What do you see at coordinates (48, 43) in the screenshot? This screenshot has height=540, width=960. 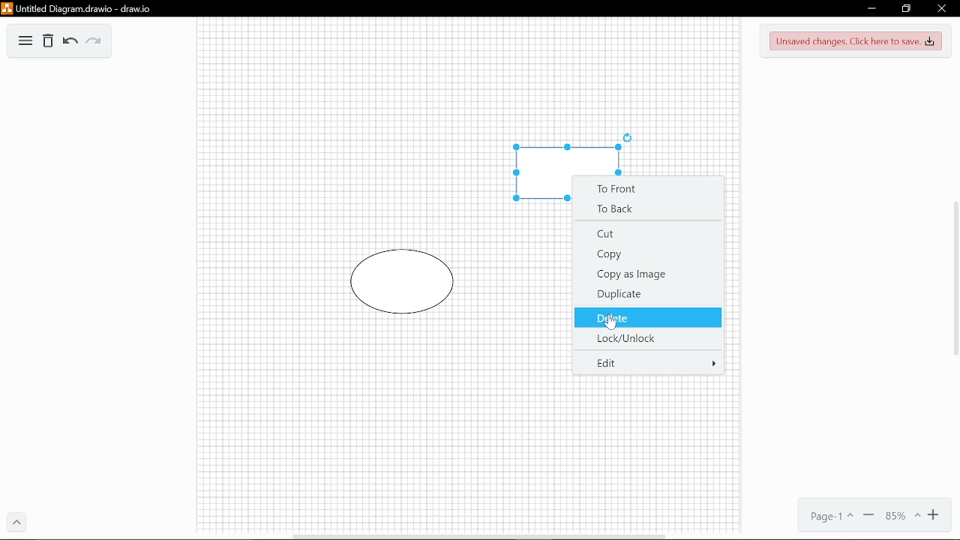 I see `Delete` at bounding box center [48, 43].